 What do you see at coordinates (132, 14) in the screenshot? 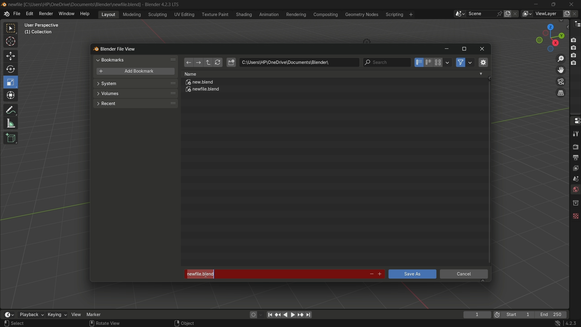
I see `modeling menu` at bounding box center [132, 14].